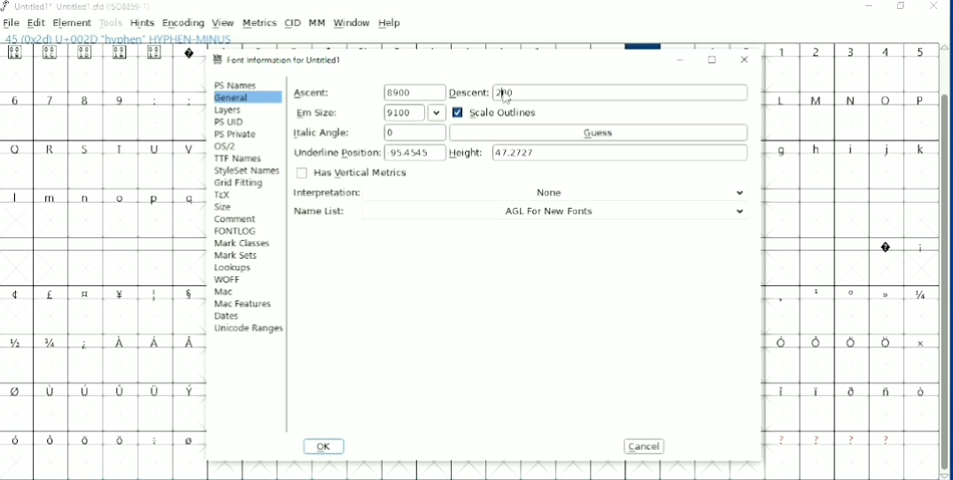 This screenshot has width=953, height=480. I want to click on Mark Sets, so click(237, 257).